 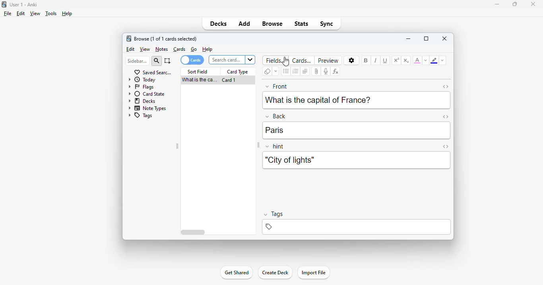 What do you see at coordinates (434, 60) in the screenshot?
I see `text highlighting color` at bounding box center [434, 60].